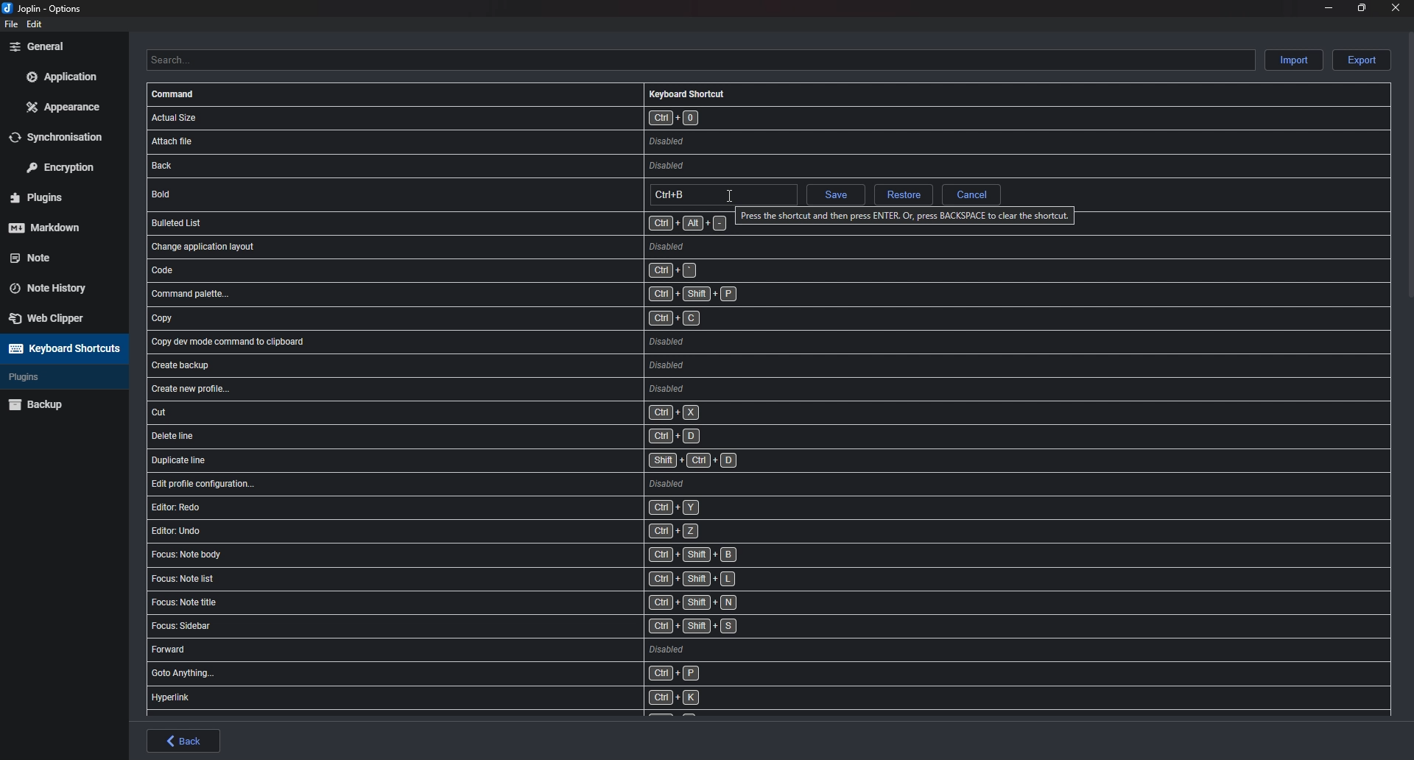  Describe the element at coordinates (834, 197) in the screenshot. I see `save` at that location.